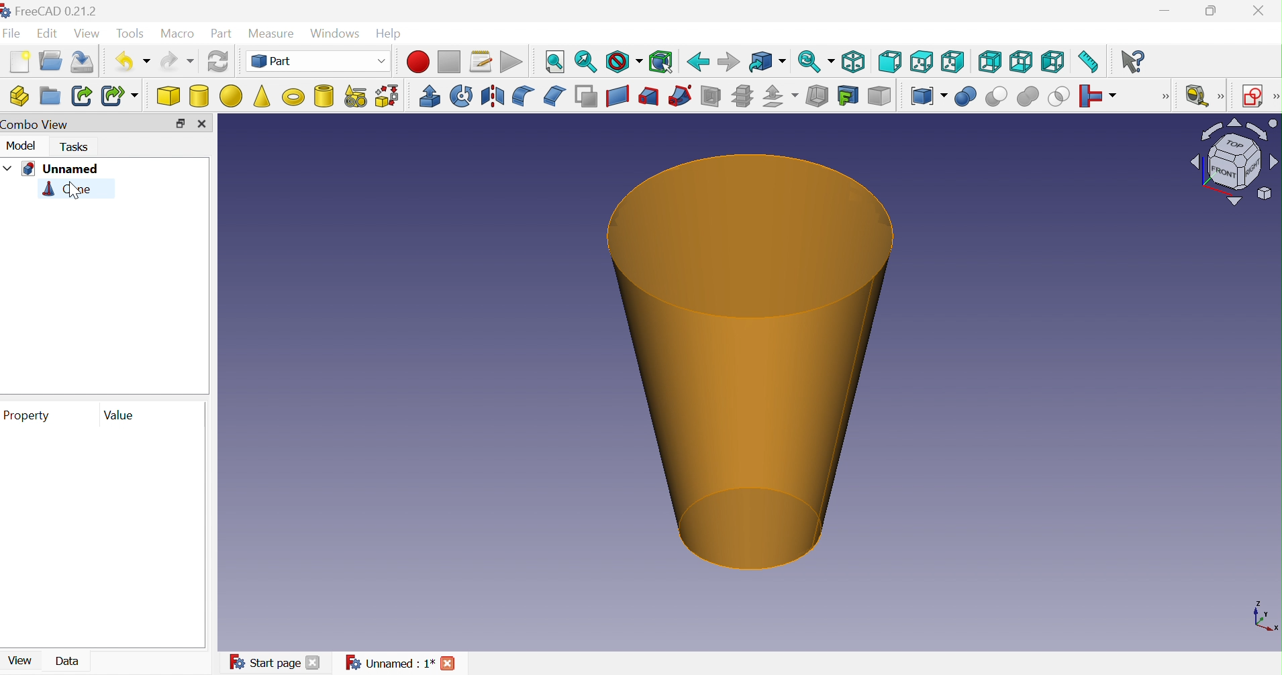 This screenshot has width=1282, height=675. I want to click on Extrude, so click(430, 95).